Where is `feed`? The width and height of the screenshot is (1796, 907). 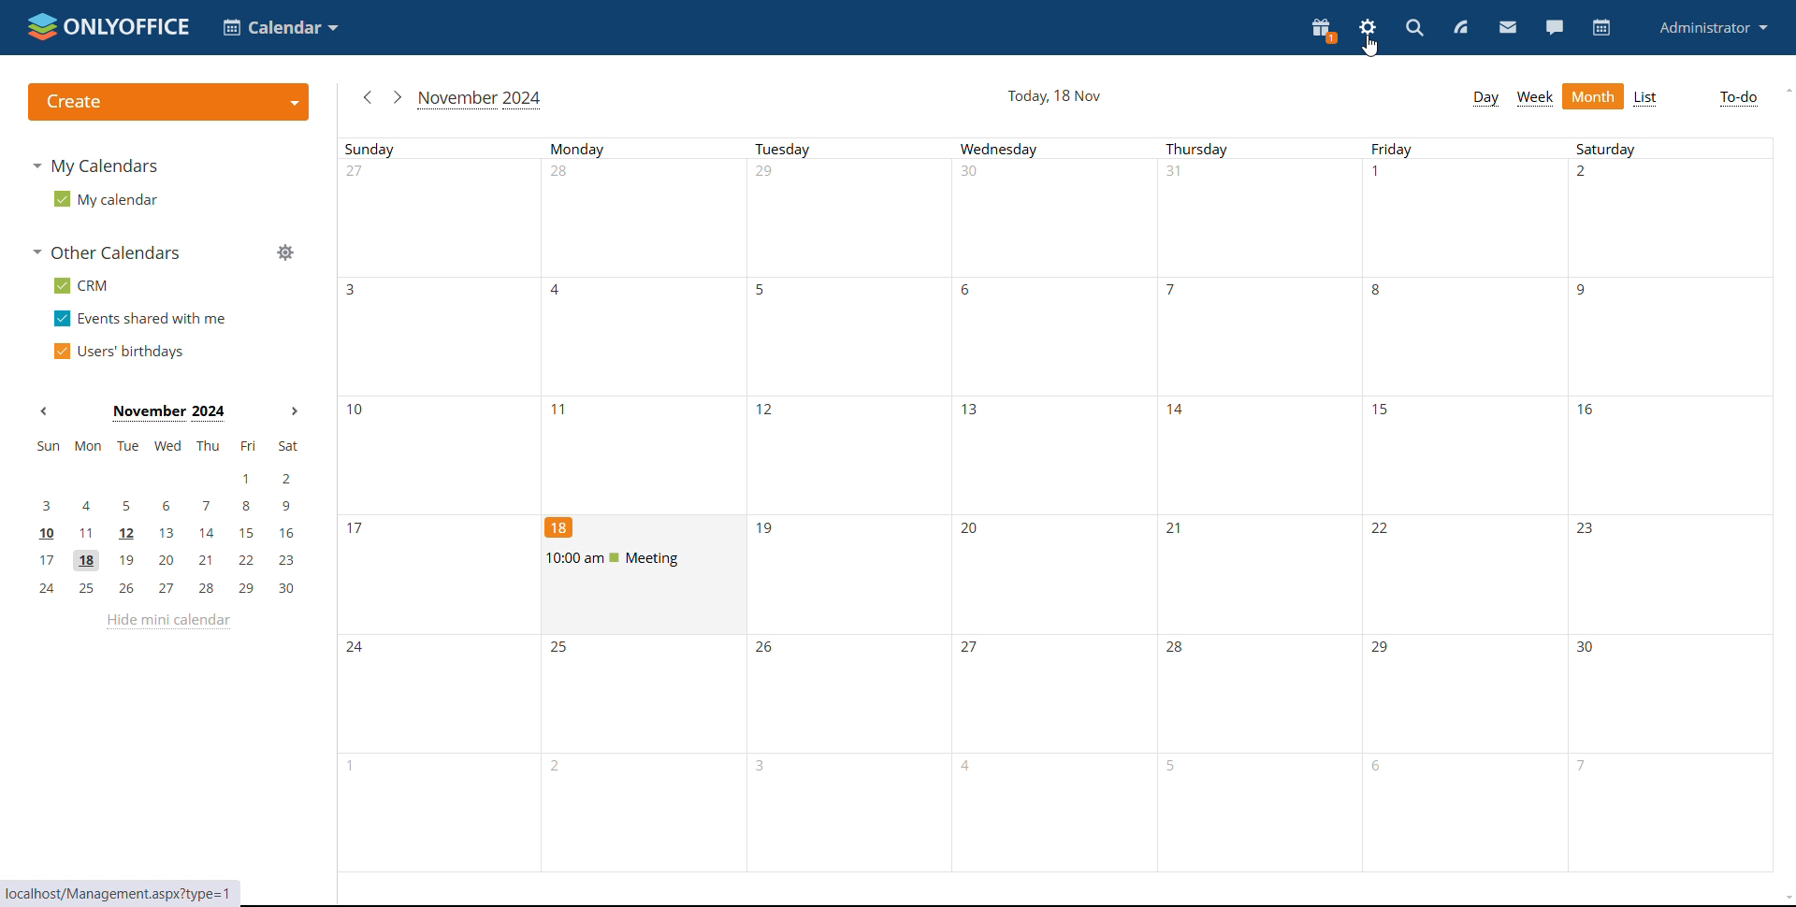
feed is located at coordinates (1459, 28).